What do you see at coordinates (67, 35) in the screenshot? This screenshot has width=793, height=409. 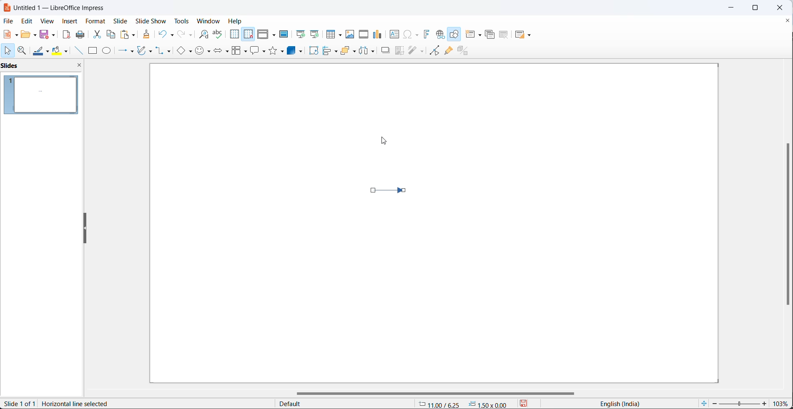 I see `export as pdf` at bounding box center [67, 35].